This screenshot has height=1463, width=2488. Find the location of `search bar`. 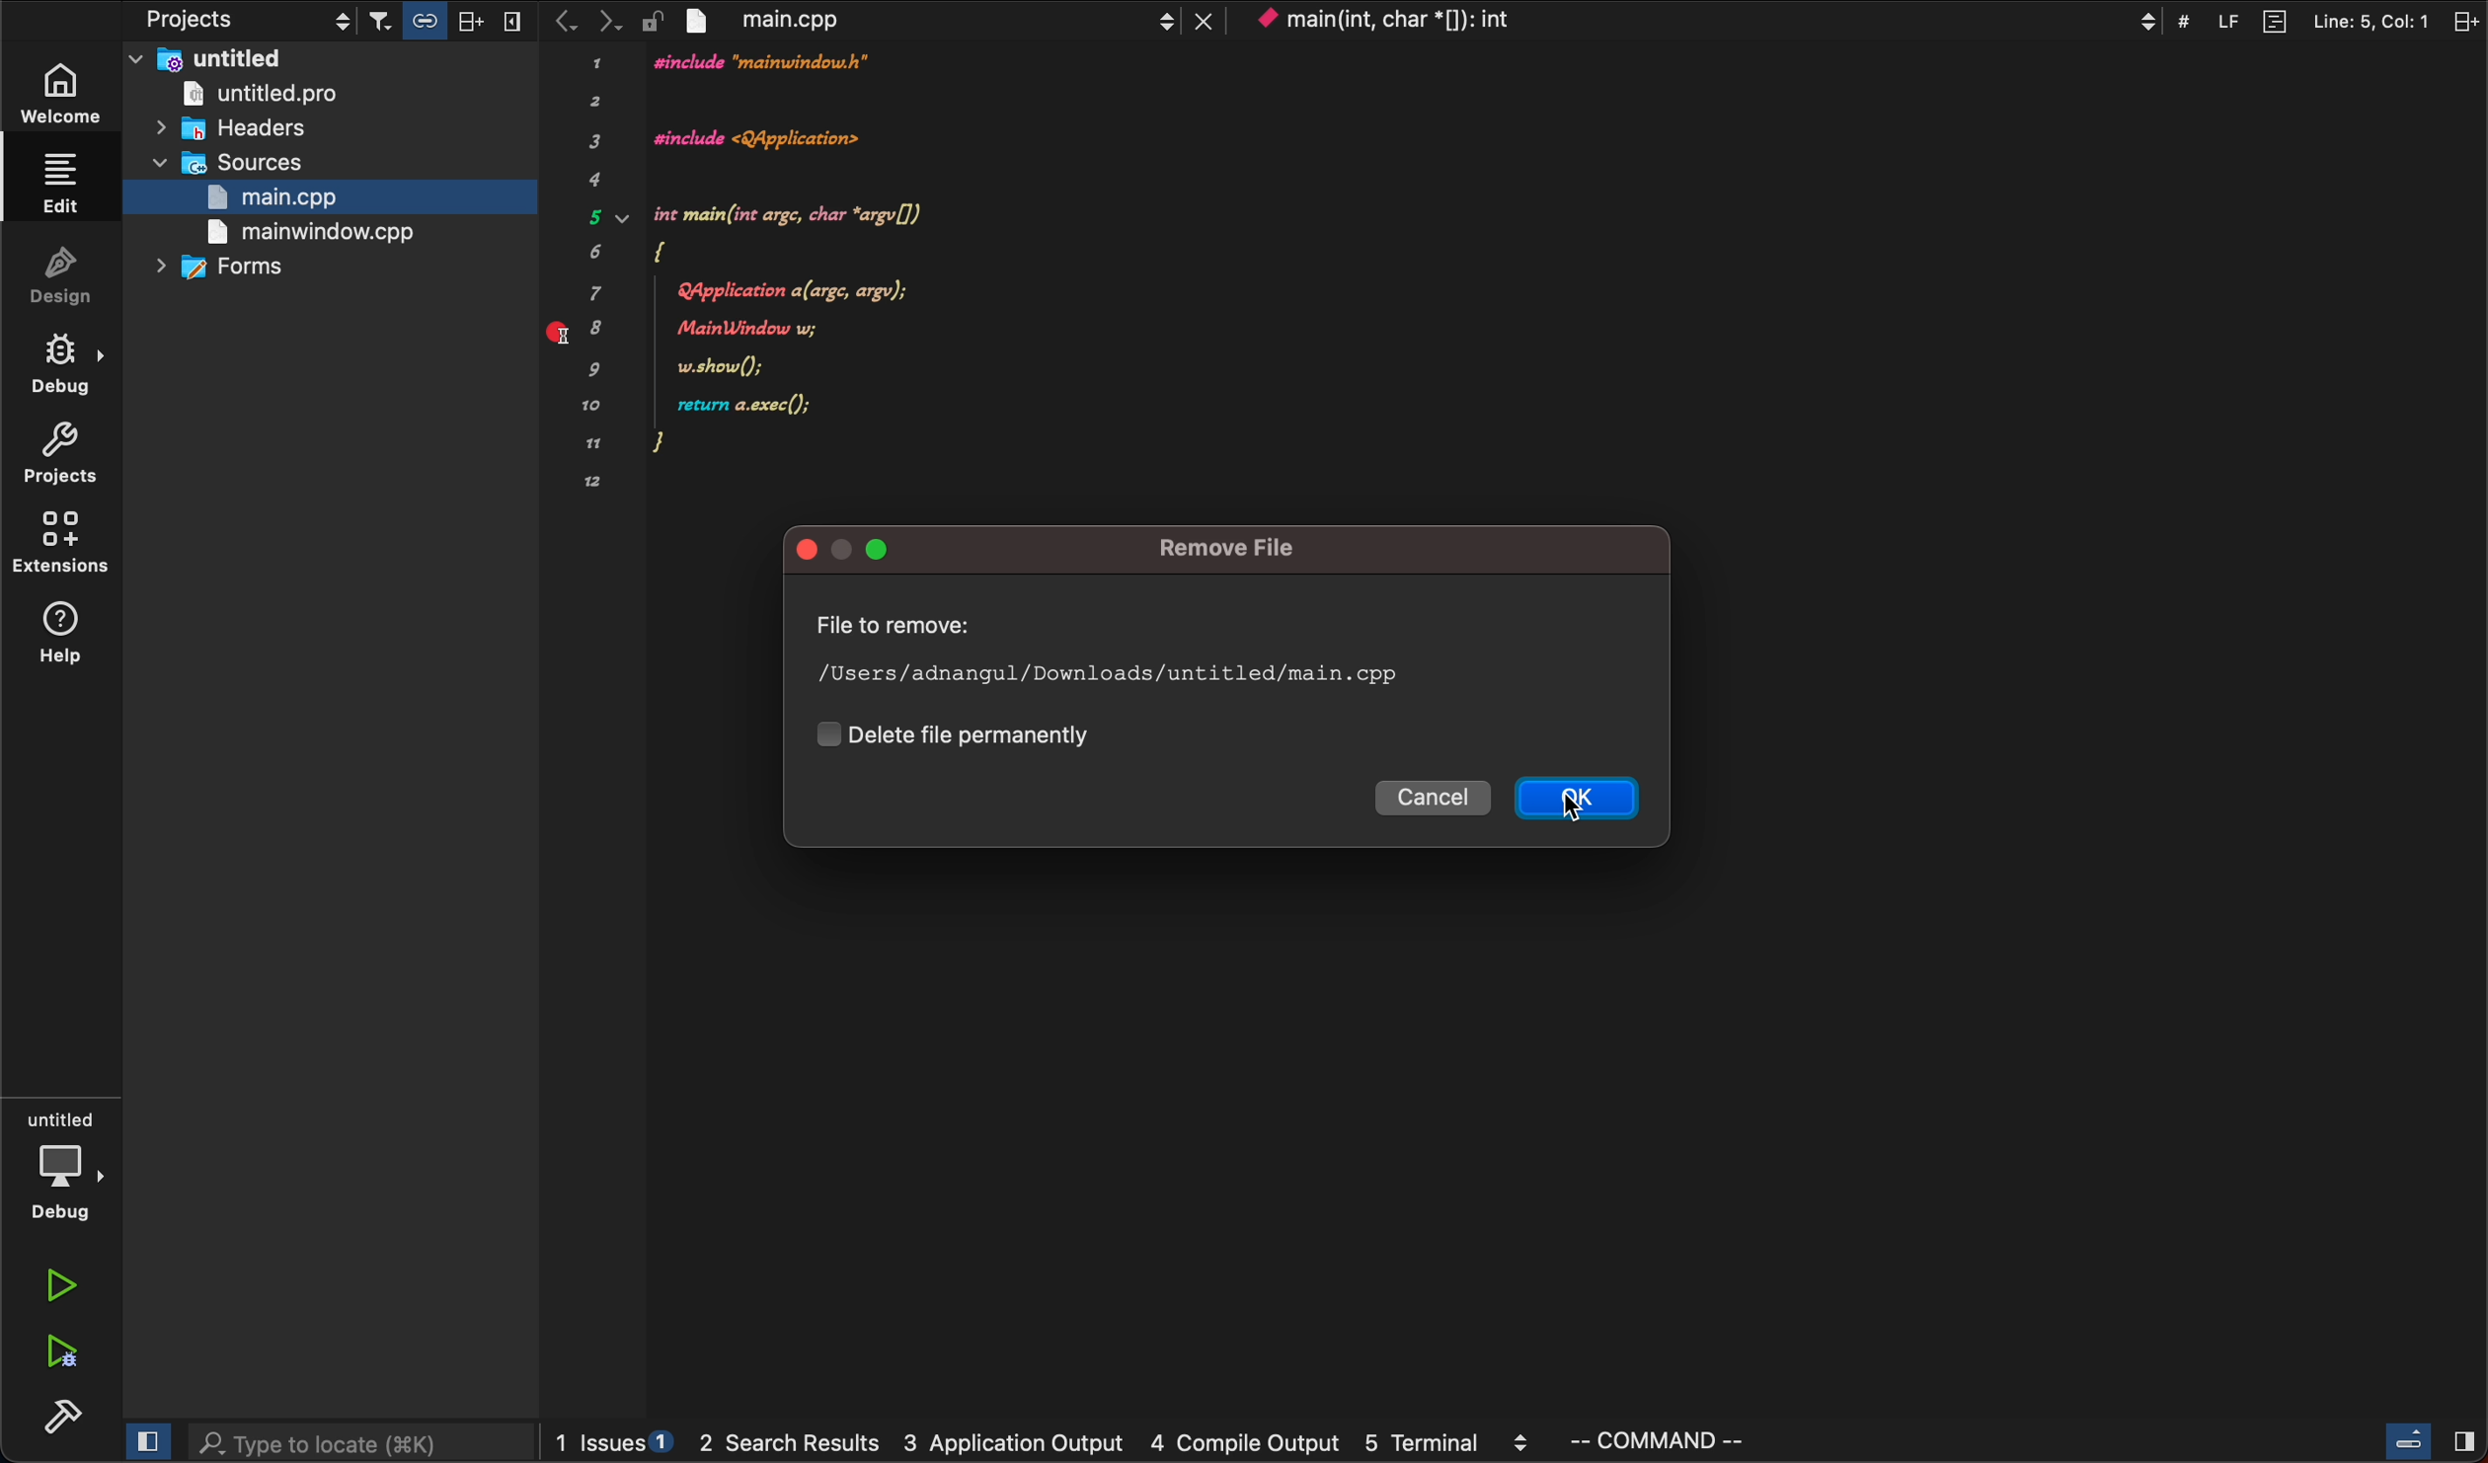

search bar is located at coordinates (359, 1445).